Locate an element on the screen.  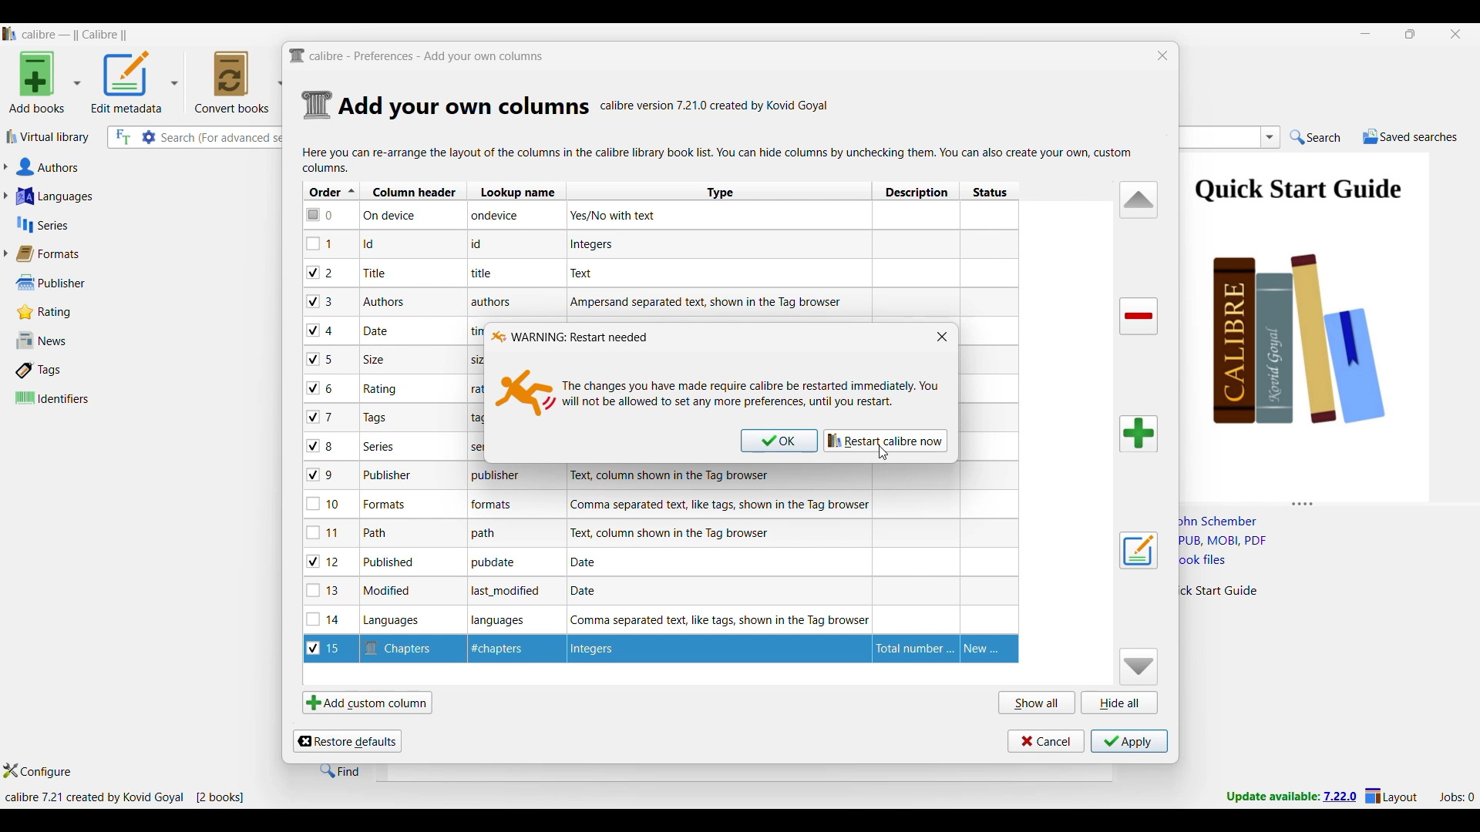
Note is located at coordinates (381, 330).